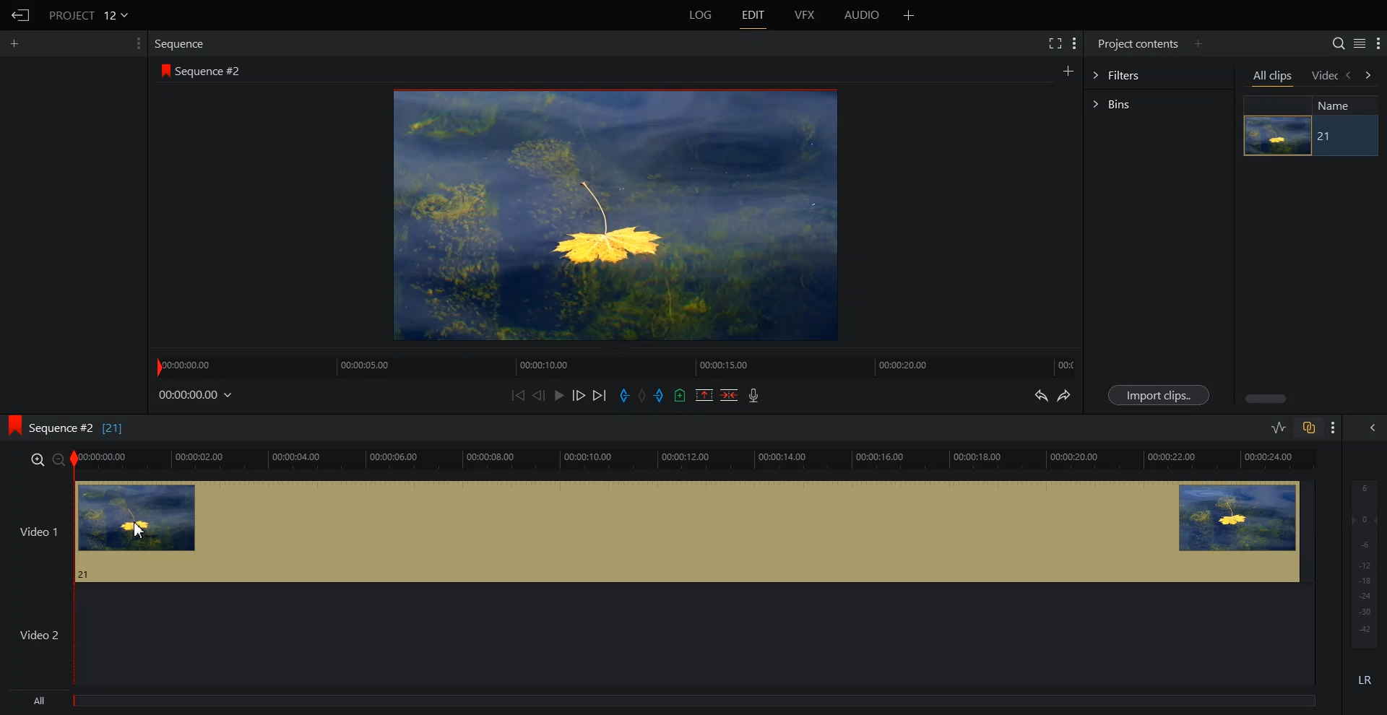  What do you see at coordinates (1339, 43) in the screenshot?
I see `Search` at bounding box center [1339, 43].